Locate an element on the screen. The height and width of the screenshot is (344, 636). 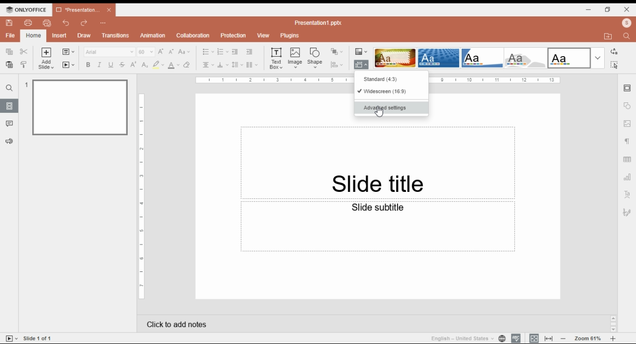
fit to window is located at coordinates (550, 338).